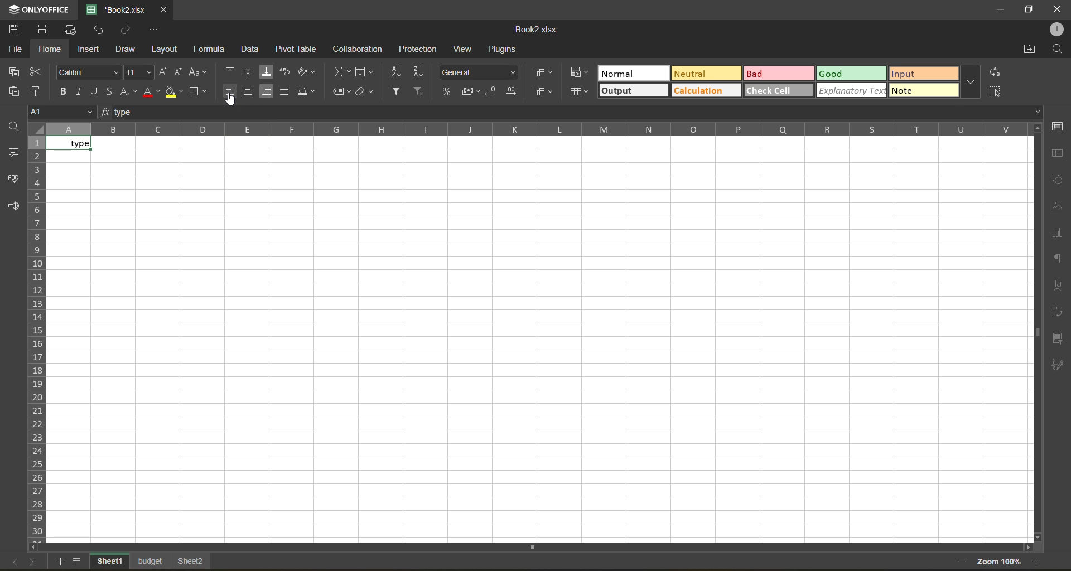 The image size is (1071, 571). I want to click on calculation, so click(705, 90).